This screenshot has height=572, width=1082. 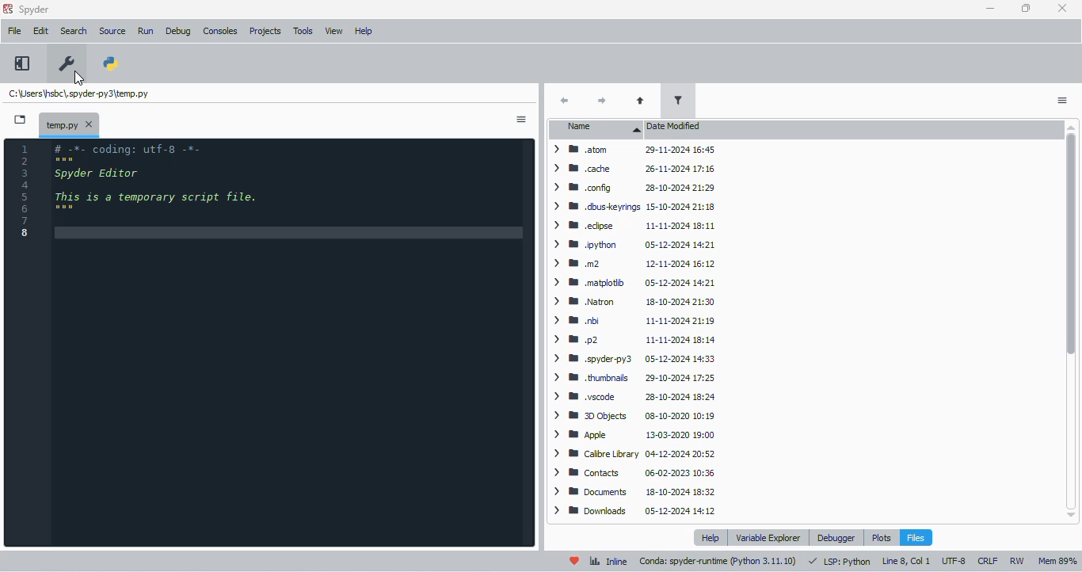 I want to click on temporary file, so click(x=59, y=125).